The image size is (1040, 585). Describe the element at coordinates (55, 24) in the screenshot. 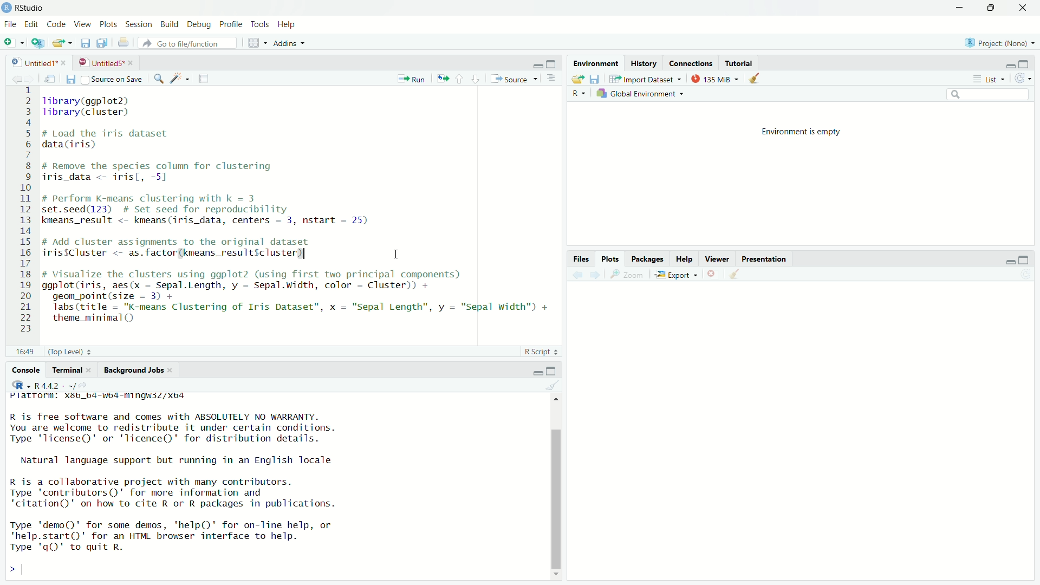

I see `code` at that location.